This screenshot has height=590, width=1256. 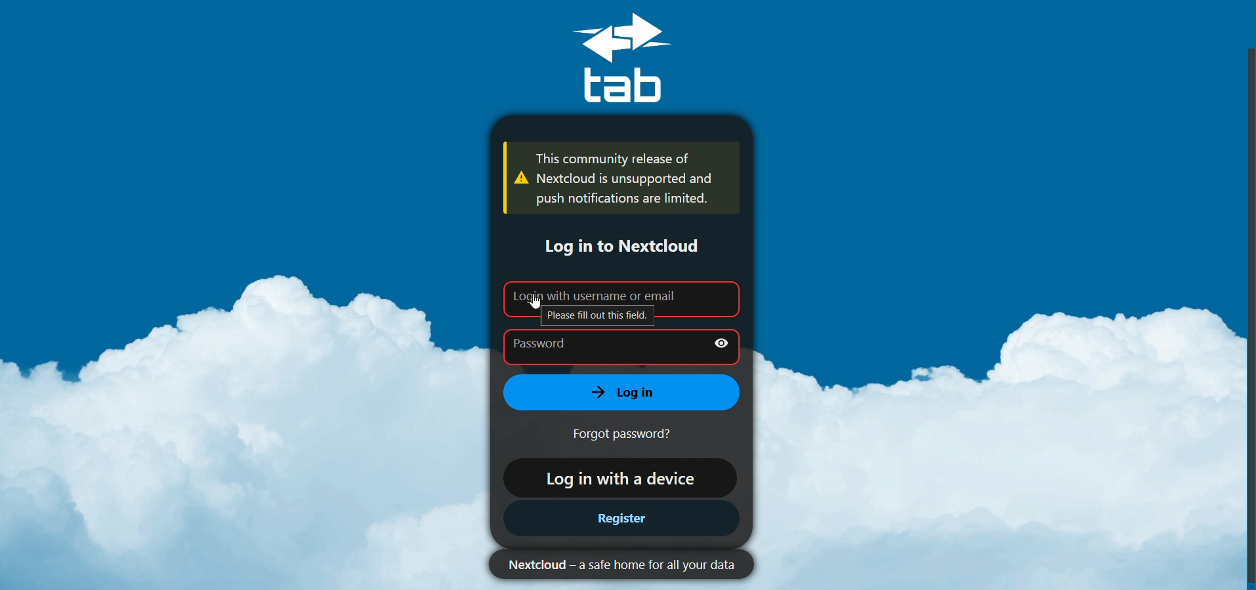 What do you see at coordinates (621, 435) in the screenshot?
I see `Forgot password` at bounding box center [621, 435].